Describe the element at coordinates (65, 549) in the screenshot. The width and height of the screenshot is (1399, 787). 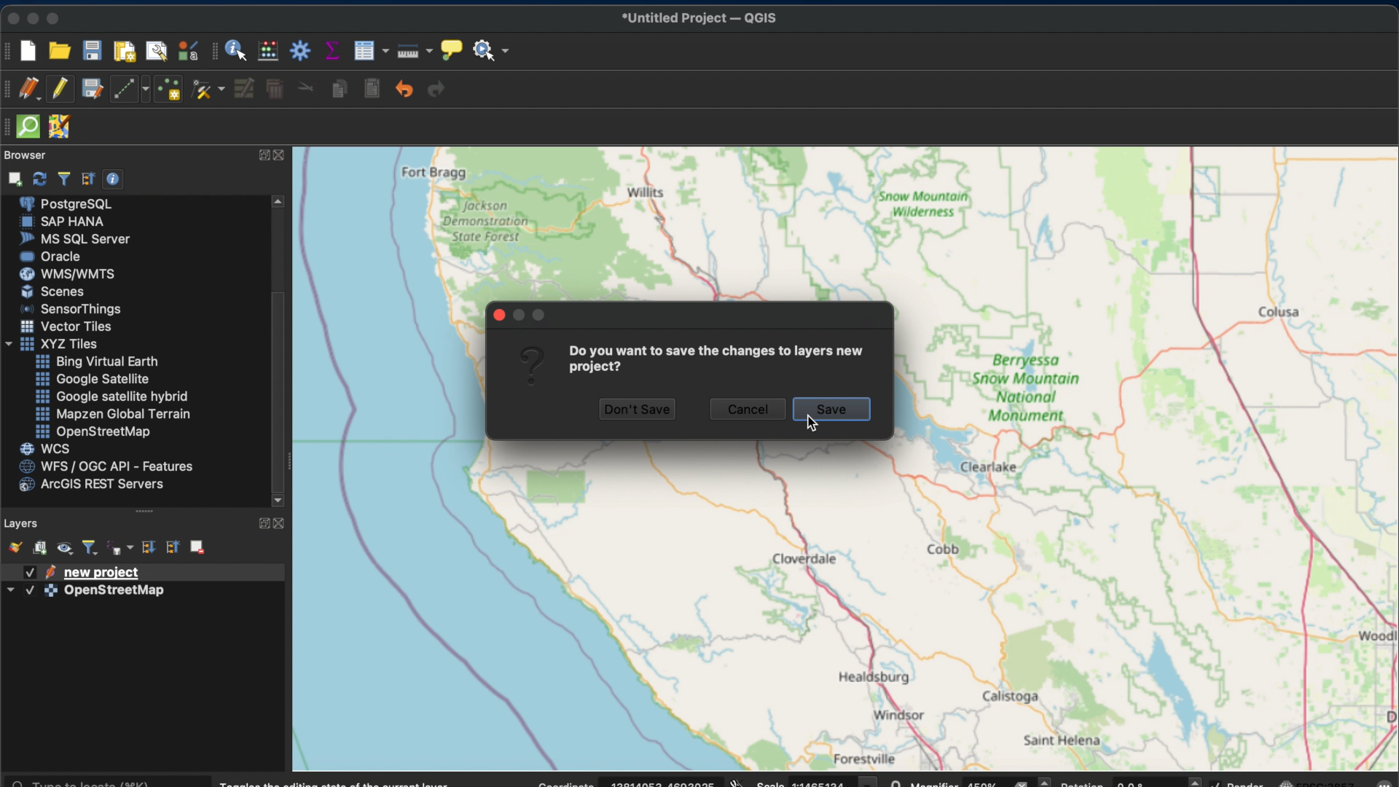
I see `open map themes` at that location.